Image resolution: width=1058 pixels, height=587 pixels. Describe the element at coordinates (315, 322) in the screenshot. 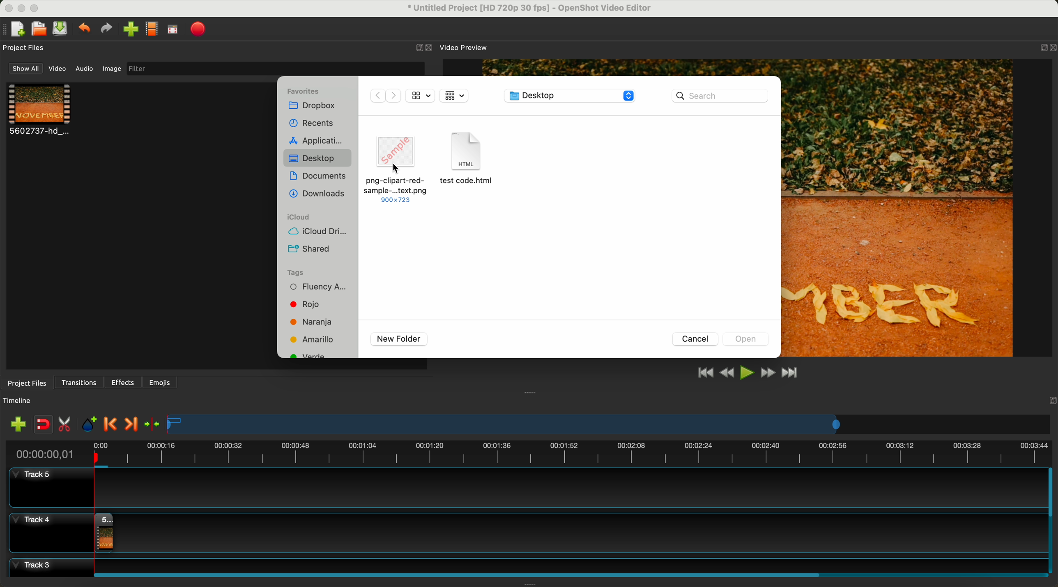

I see `Naranja` at that location.